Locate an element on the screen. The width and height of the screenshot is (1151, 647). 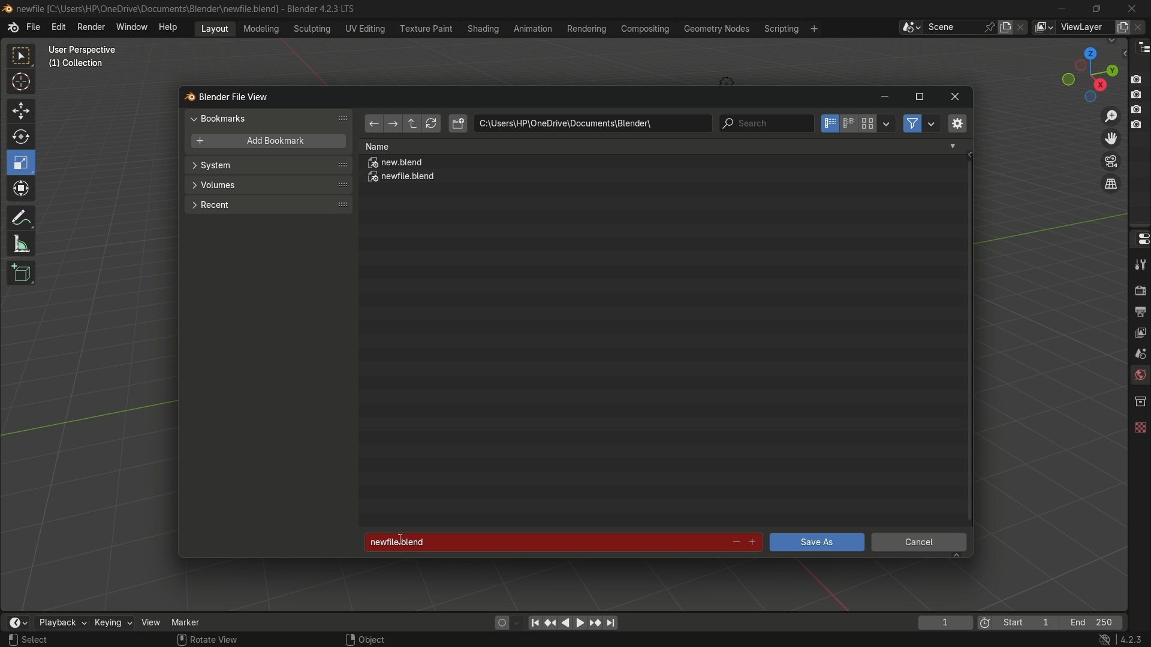
texture is located at coordinates (1139, 425).